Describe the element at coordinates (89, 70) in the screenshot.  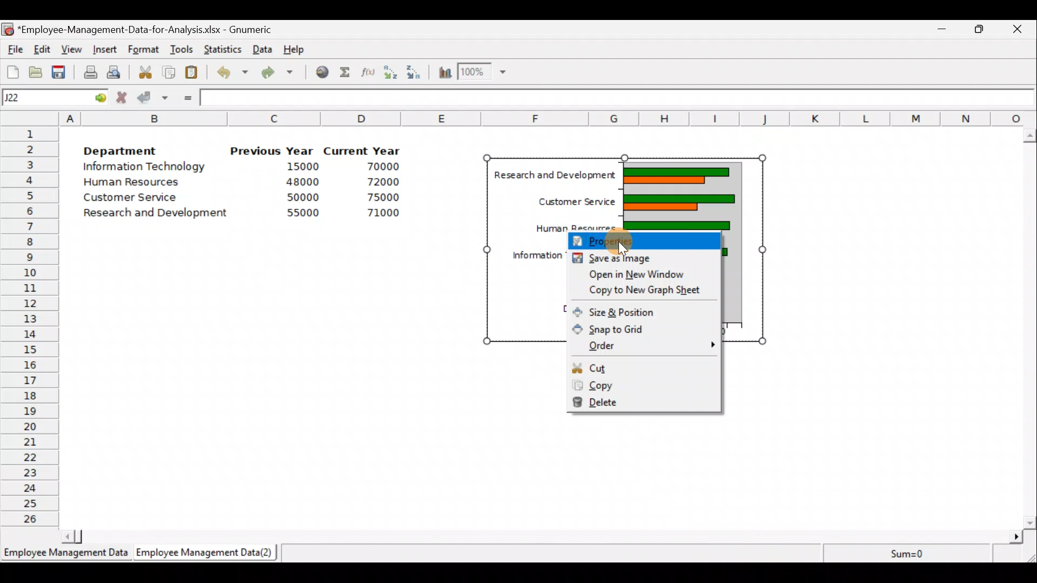
I see `Print current file` at that location.